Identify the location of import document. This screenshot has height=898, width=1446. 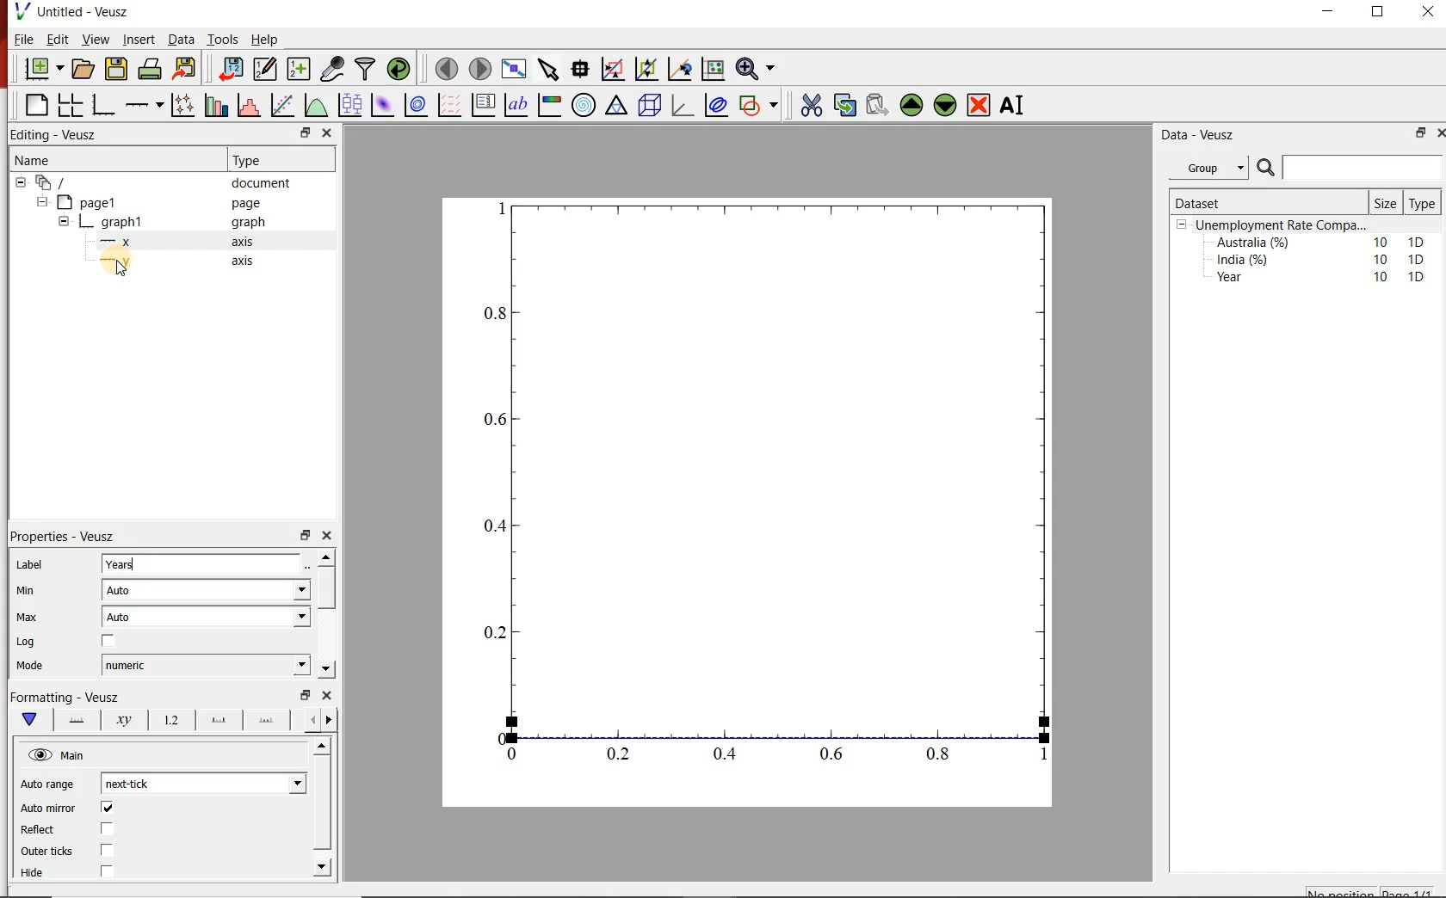
(232, 67).